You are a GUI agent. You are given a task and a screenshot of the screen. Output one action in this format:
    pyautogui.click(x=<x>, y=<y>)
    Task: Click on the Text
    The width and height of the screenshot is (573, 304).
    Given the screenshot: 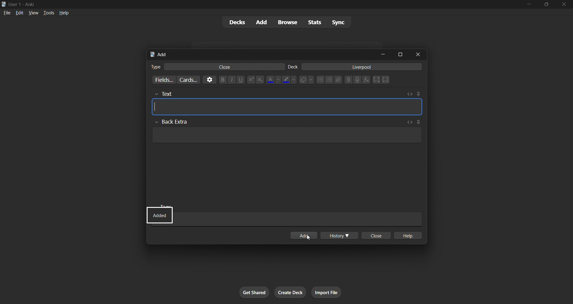 What is the action you would take?
    pyautogui.click(x=177, y=93)
    